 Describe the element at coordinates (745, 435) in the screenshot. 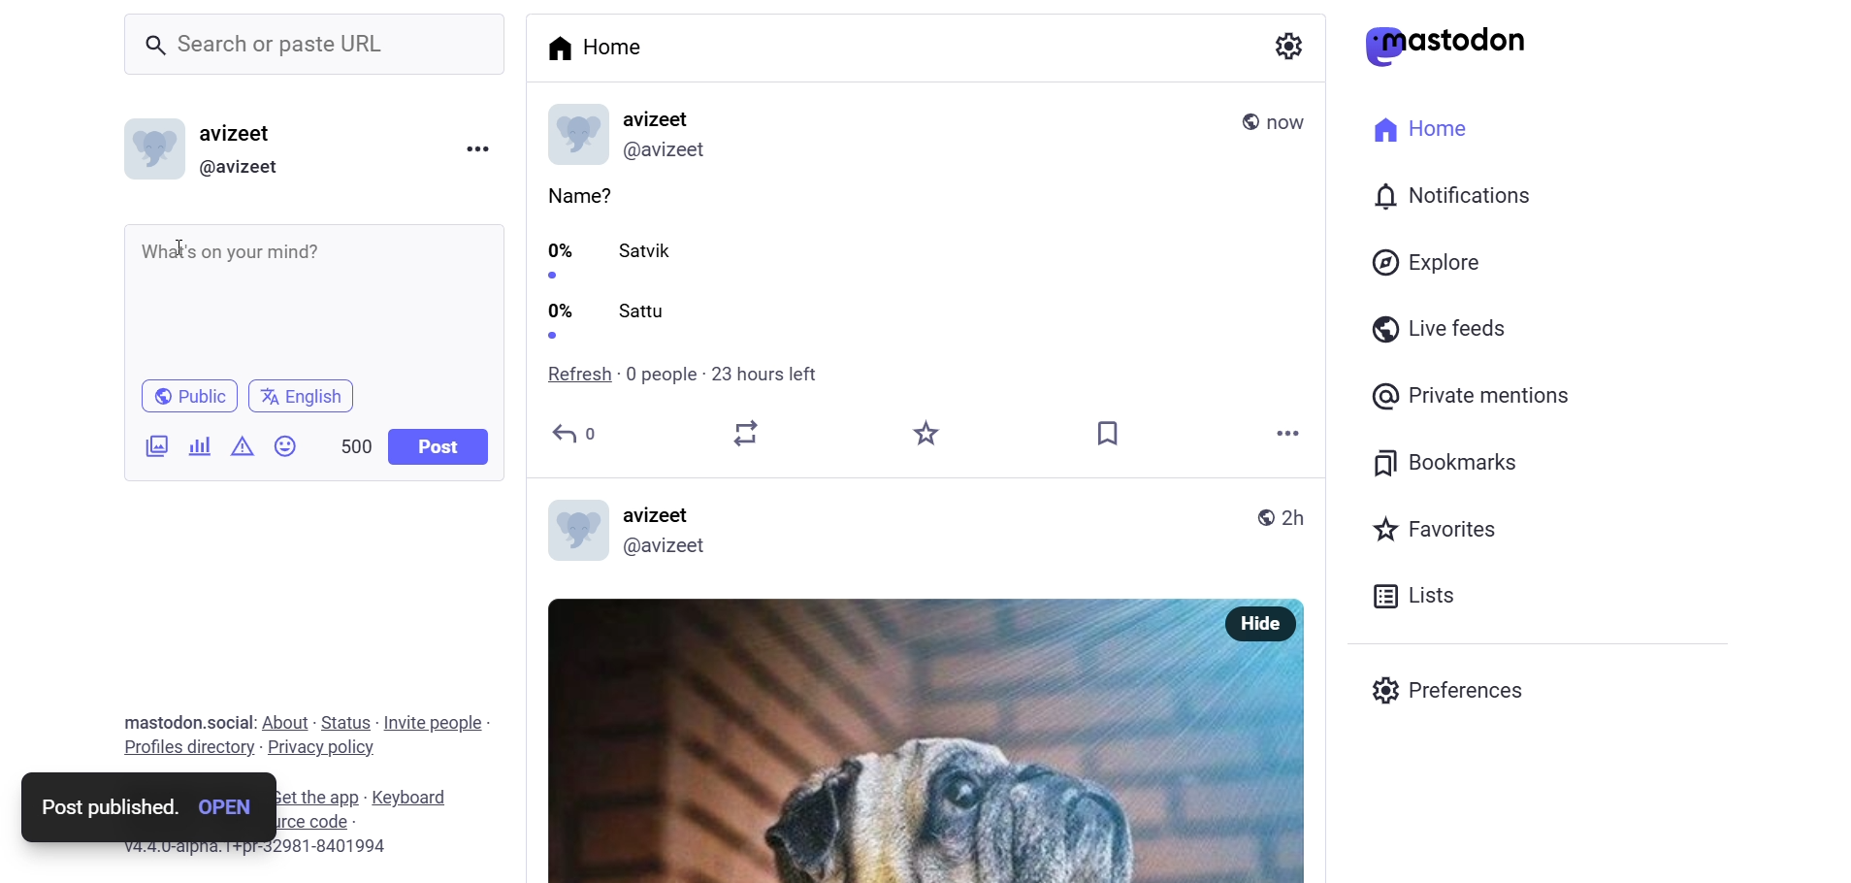

I see `boost` at that location.